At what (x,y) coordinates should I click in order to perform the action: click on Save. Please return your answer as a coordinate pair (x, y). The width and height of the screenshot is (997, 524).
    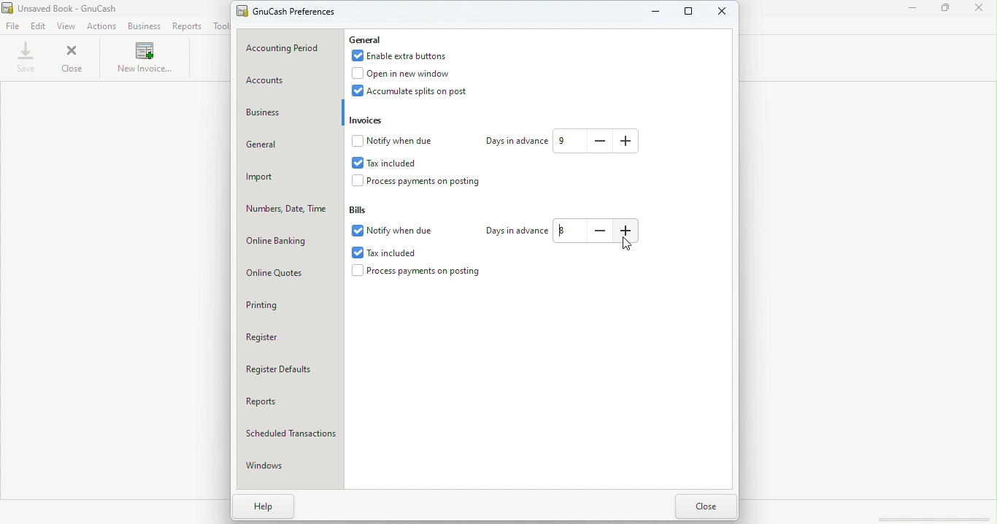
    Looking at the image, I should click on (26, 58).